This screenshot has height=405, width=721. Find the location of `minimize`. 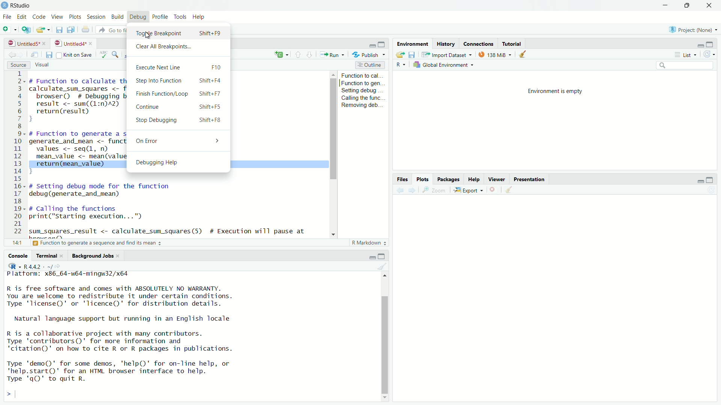

minimize is located at coordinates (666, 5).